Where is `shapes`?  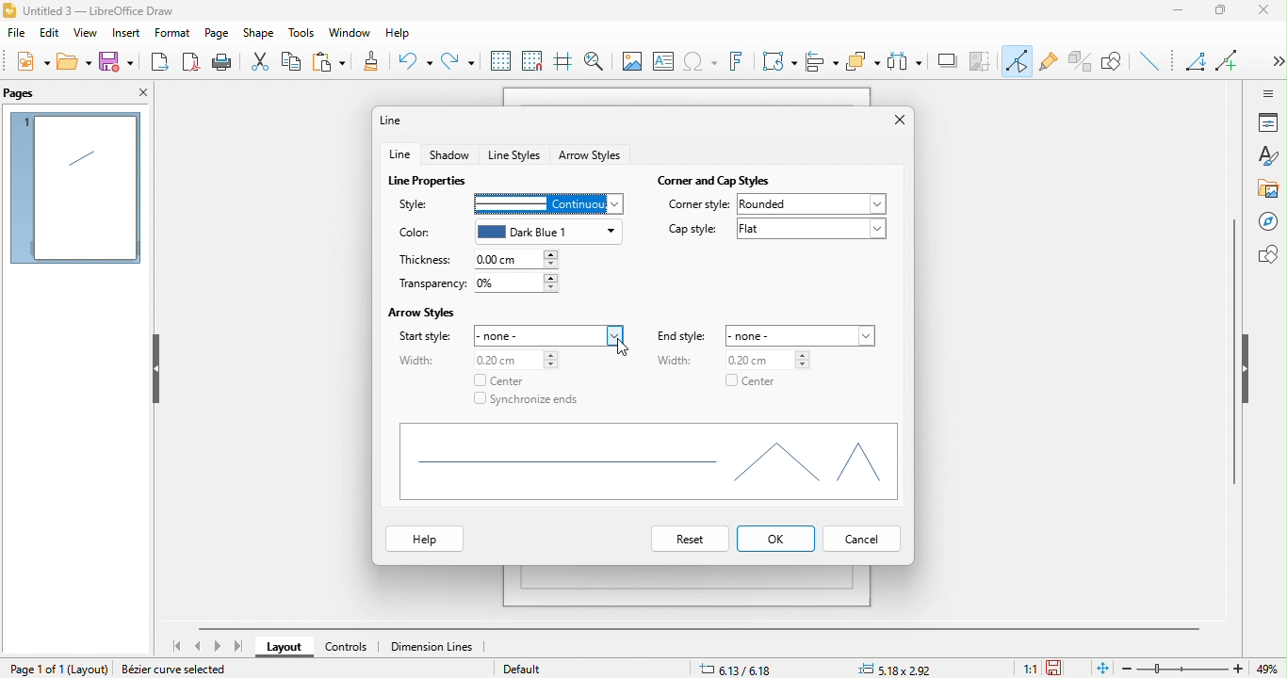
shapes is located at coordinates (1267, 254).